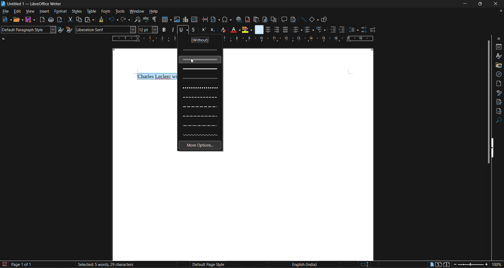 The image size is (504, 268). Describe the element at coordinates (91, 12) in the screenshot. I see `table` at that location.